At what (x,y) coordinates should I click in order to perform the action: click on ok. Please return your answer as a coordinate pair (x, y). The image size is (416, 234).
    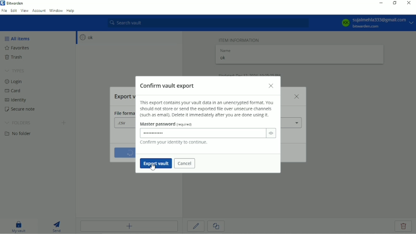
    Looking at the image, I should click on (85, 37).